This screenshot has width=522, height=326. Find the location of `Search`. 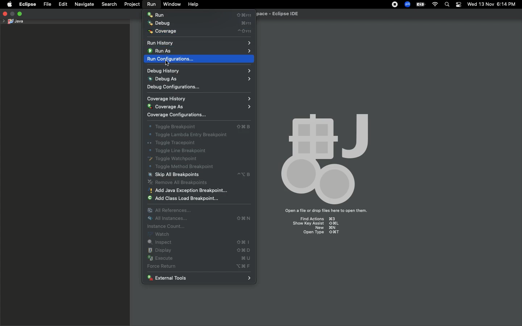

Search is located at coordinates (108, 5).